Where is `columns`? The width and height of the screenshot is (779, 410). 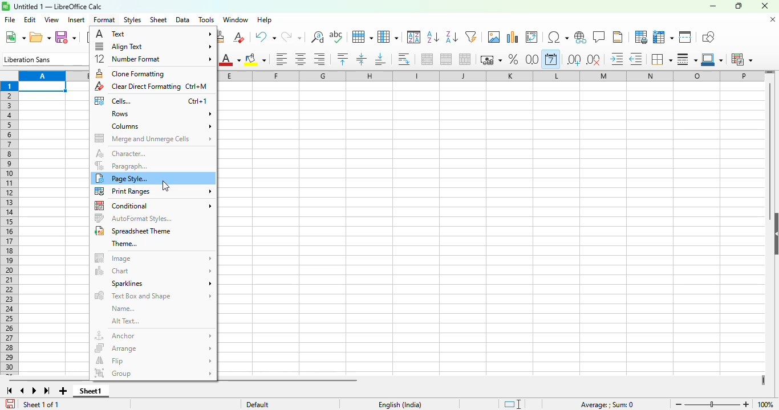
columns is located at coordinates (161, 126).